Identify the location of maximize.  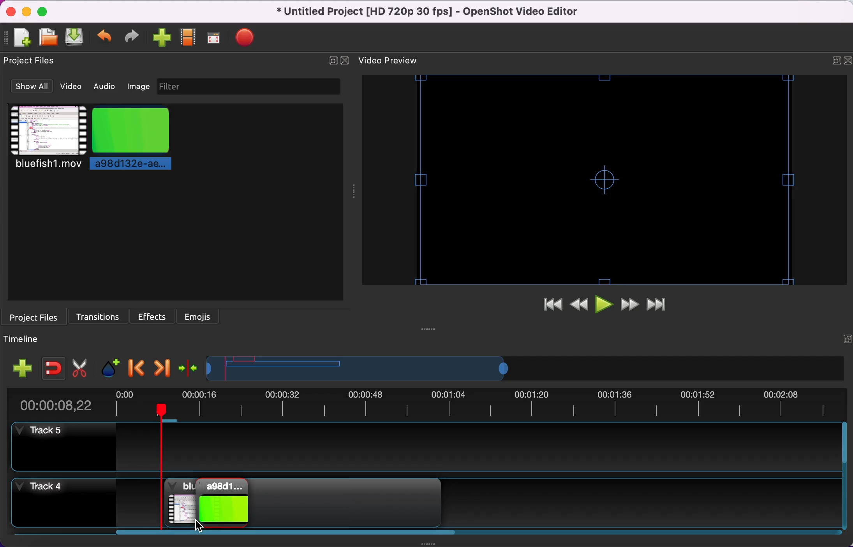
(46, 11).